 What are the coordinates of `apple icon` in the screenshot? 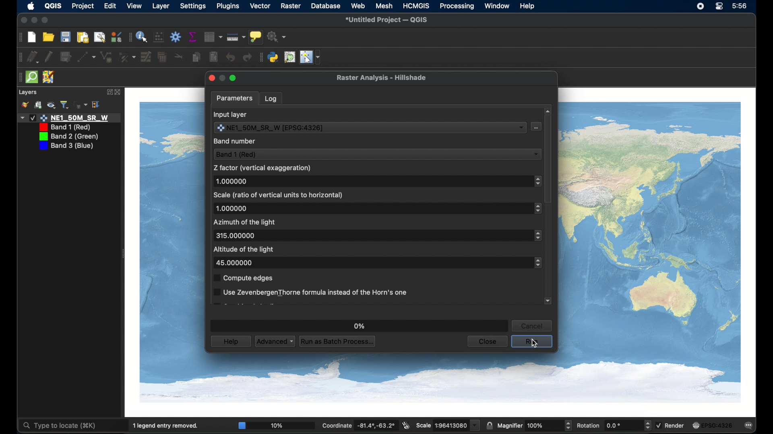 It's located at (31, 6).